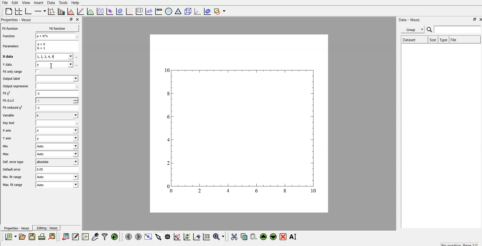 This screenshot has height=246, width=482. I want to click on plot covariance ellipse, so click(208, 12).